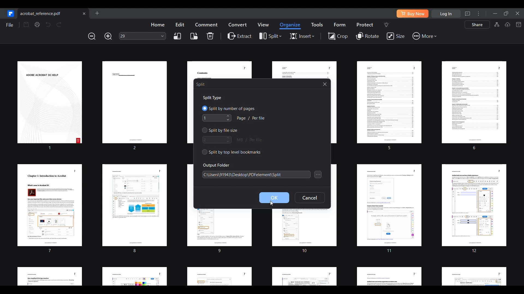  What do you see at coordinates (468, 14) in the screenshot?
I see `Message center` at bounding box center [468, 14].